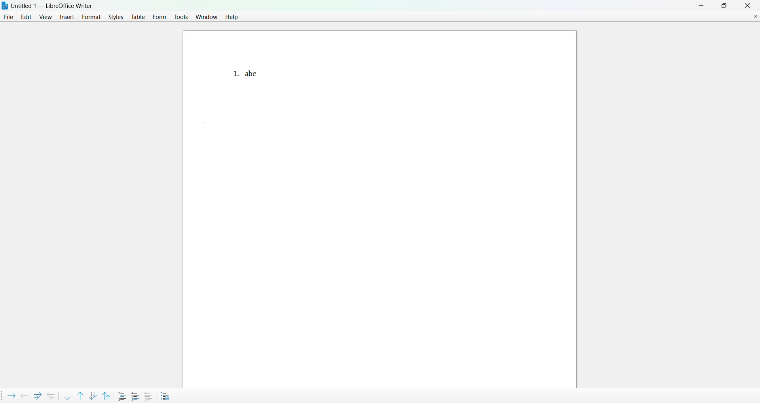  Describe the element at coordinates (51, 395) in the screenshot. I see `promote outline level with subpoints` at that location.